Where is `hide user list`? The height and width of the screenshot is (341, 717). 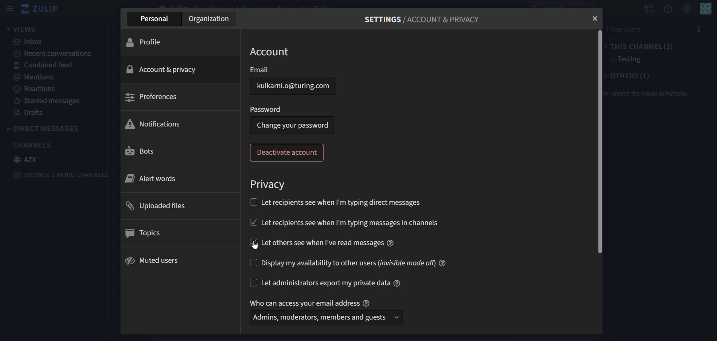
hide user list is located at coordinates (647, 9).